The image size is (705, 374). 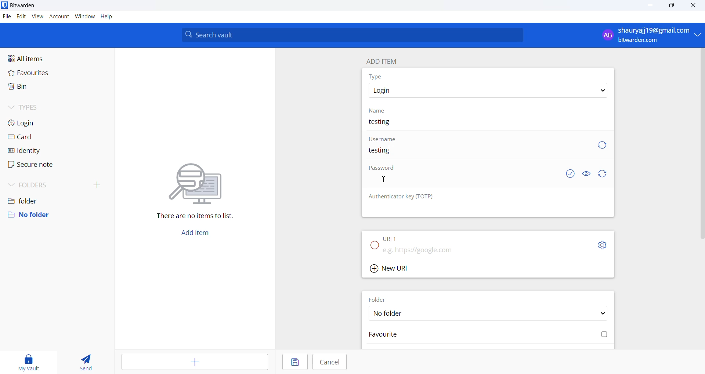 What do you see at coordinates (375, 246) in the screenshot?
I see `remove URL` at bounding box center [375, 246].